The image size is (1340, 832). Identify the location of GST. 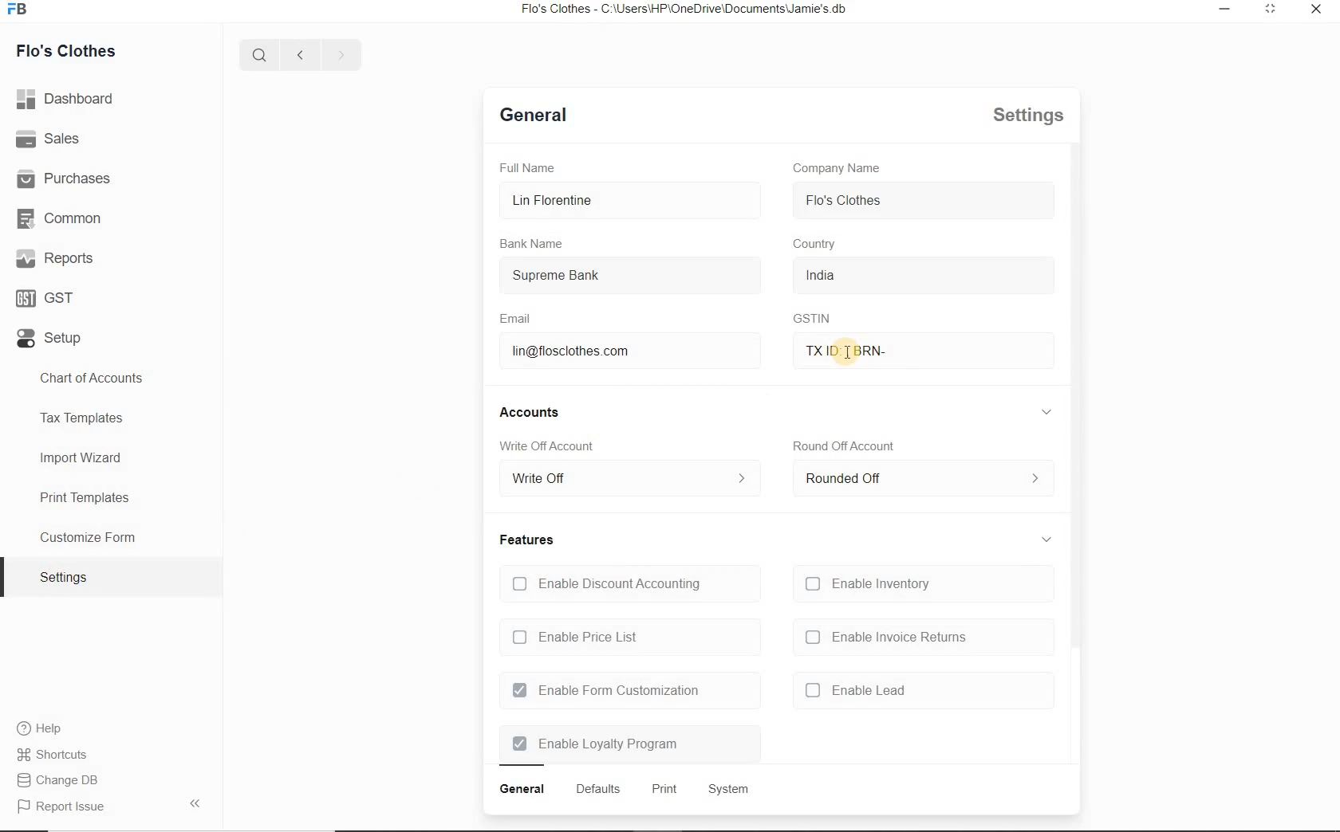
(48, 298).